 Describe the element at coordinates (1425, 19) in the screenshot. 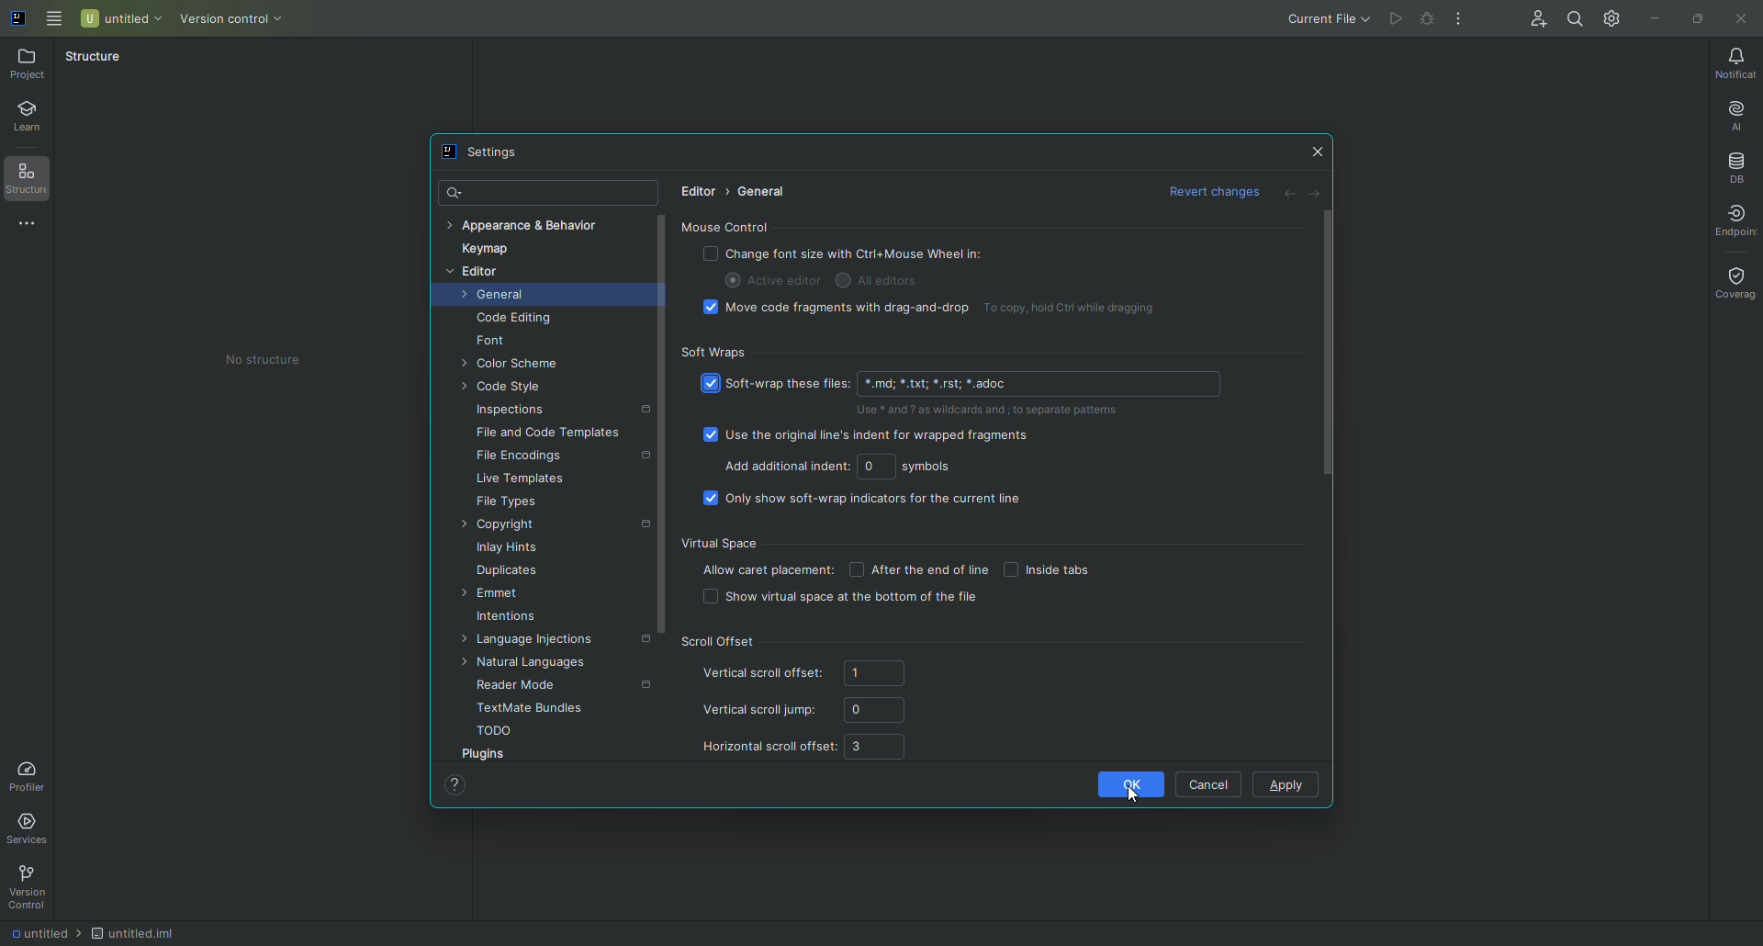

I see `Debug` at that location.